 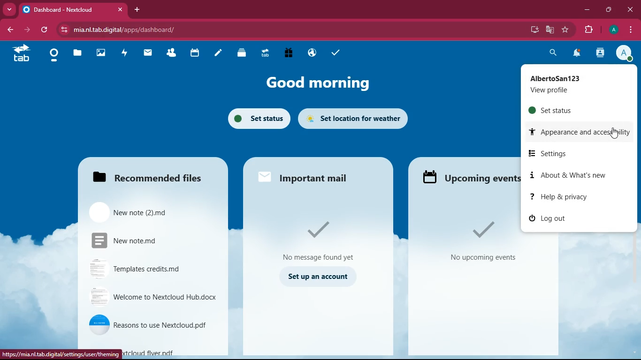 I want to click on tasks, so click(x=335, y=54).